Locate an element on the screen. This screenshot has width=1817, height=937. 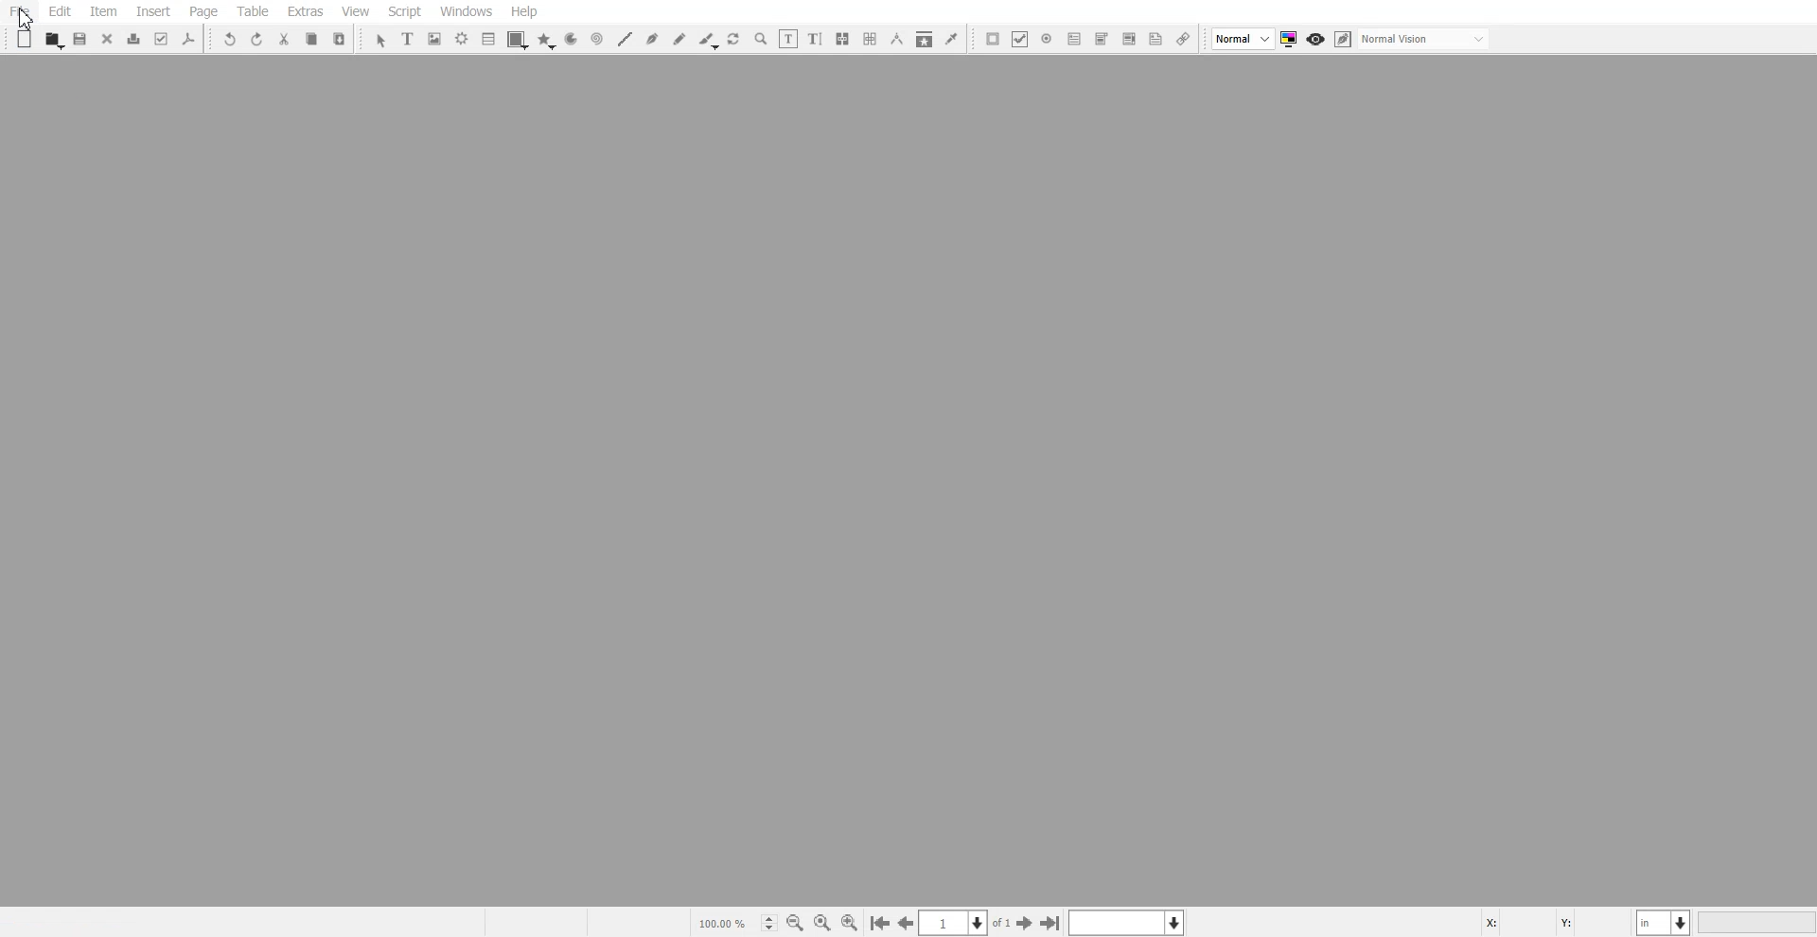
Go to the first page is located at coordinates (879, 924).